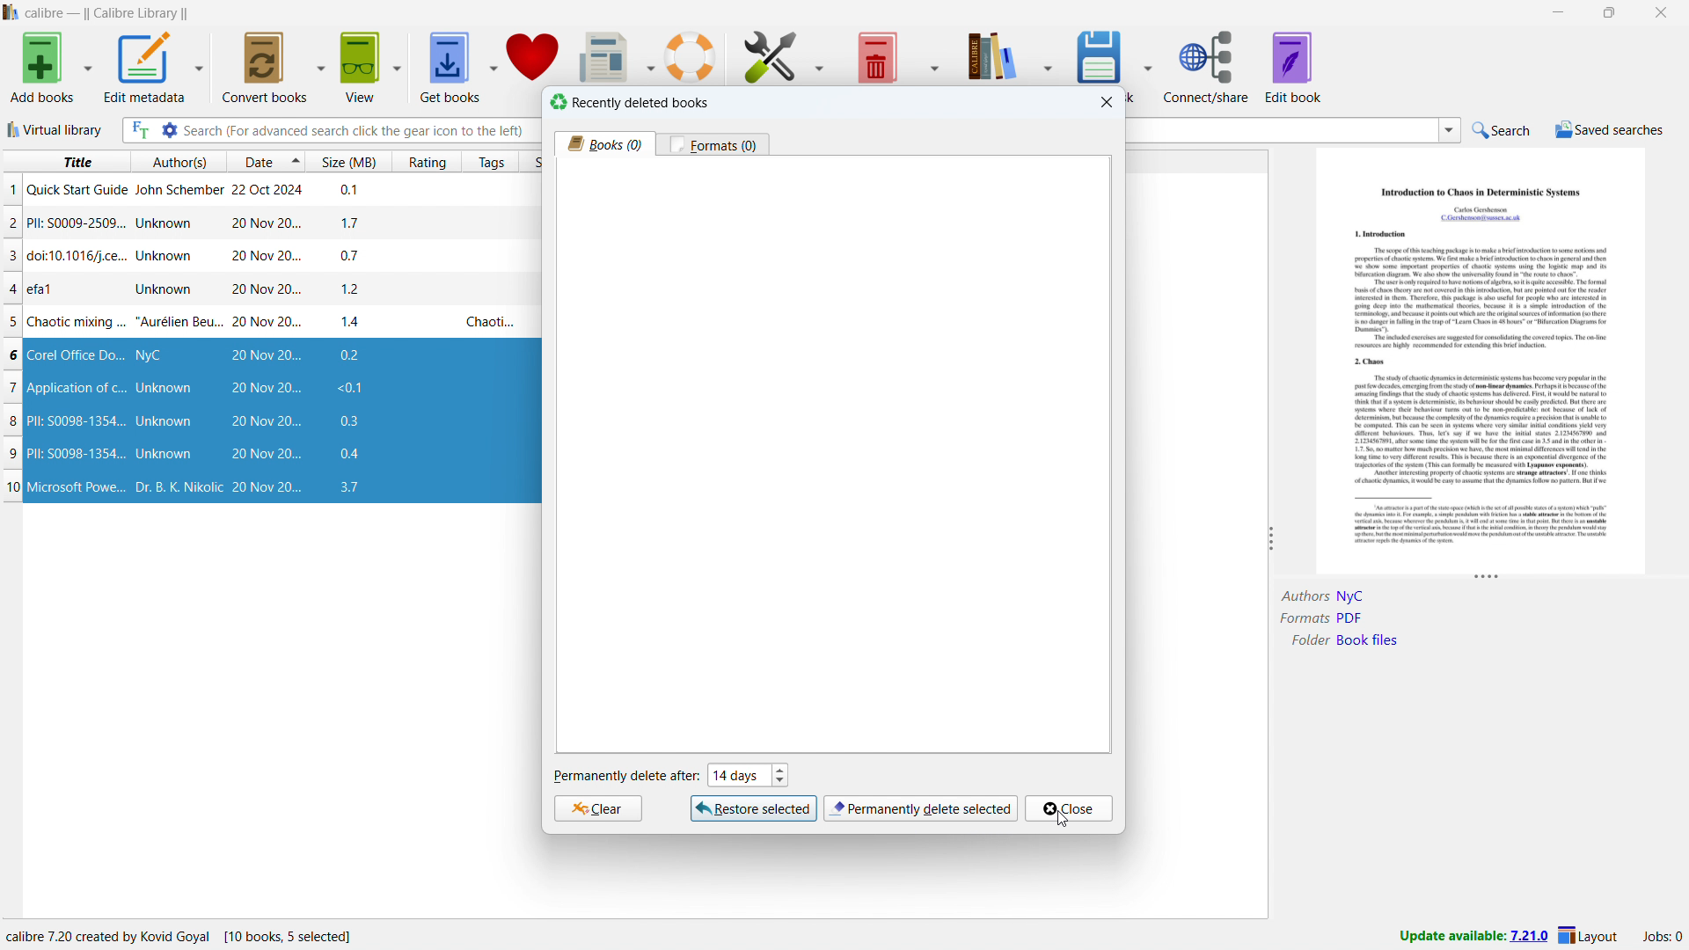 Image resolution: width=1689 pixels, height=950 pixels. What do you see at coordinates (932, 53) in the screenshot?
I see `remove books options` at bounding box center [932, 53].